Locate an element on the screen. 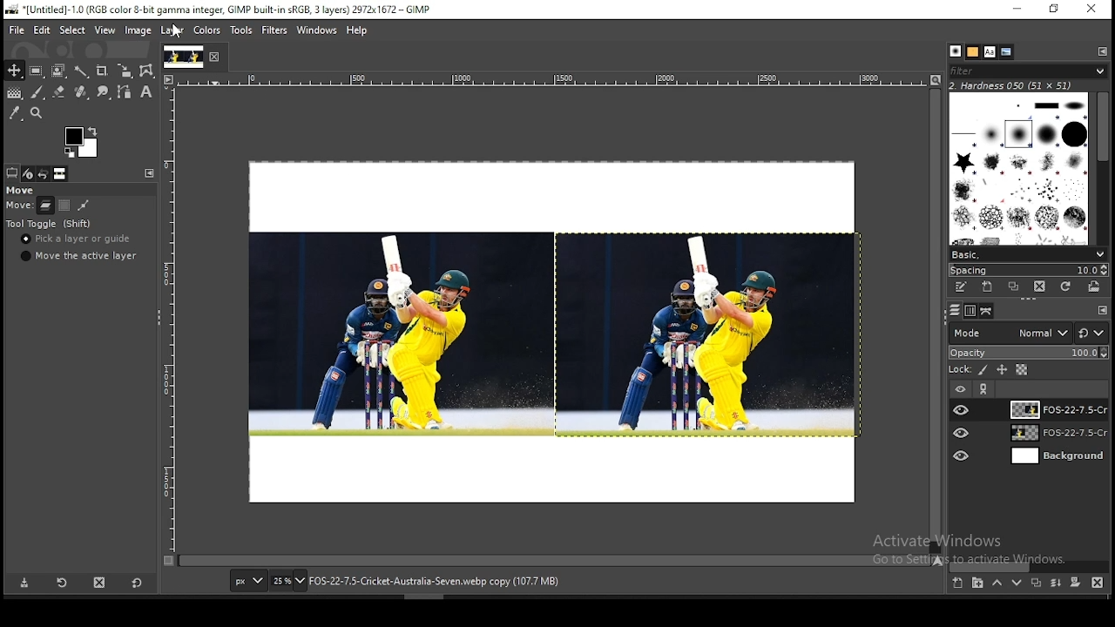  refresh brushes is located at coordinates (1067, 287).